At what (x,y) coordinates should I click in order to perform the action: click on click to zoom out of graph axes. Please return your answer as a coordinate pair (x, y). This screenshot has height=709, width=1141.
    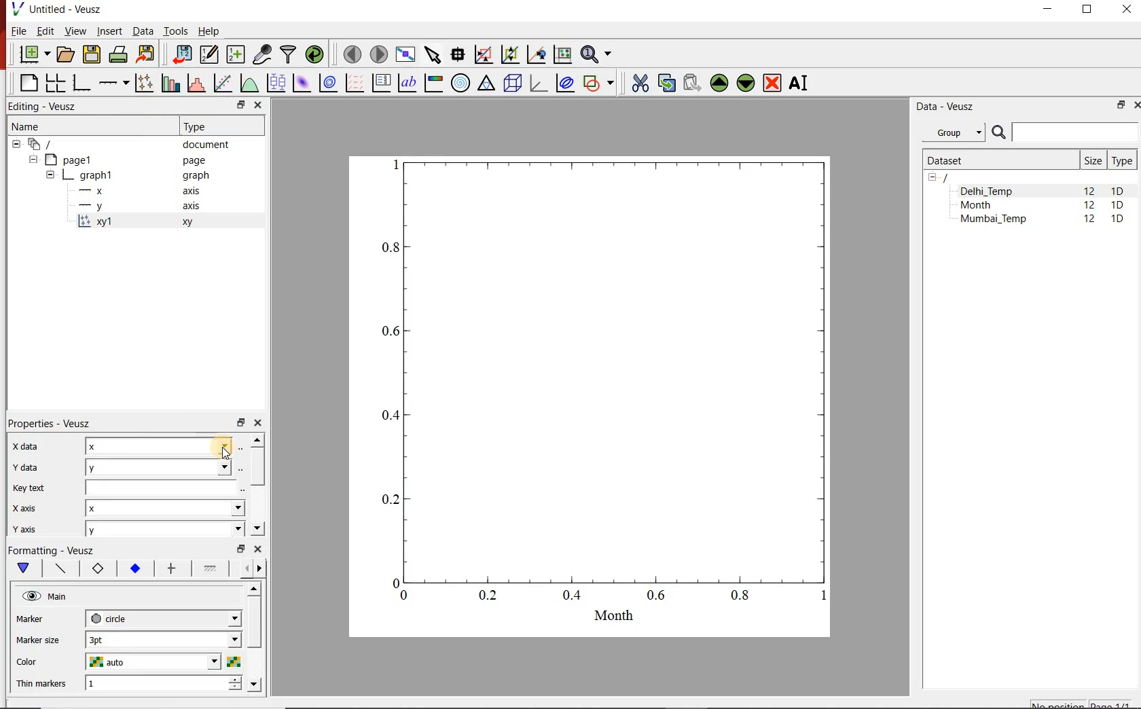
    Looking at the image, I should click on (509, 55).